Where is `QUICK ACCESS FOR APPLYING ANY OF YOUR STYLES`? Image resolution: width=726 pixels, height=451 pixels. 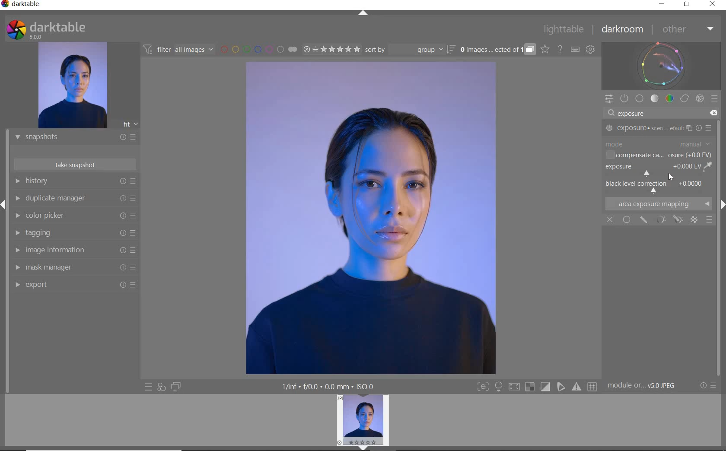 QUICK ACCESS FOR APPLYING ANY OF YOUR STYLES is located at coordinates (161, 387).